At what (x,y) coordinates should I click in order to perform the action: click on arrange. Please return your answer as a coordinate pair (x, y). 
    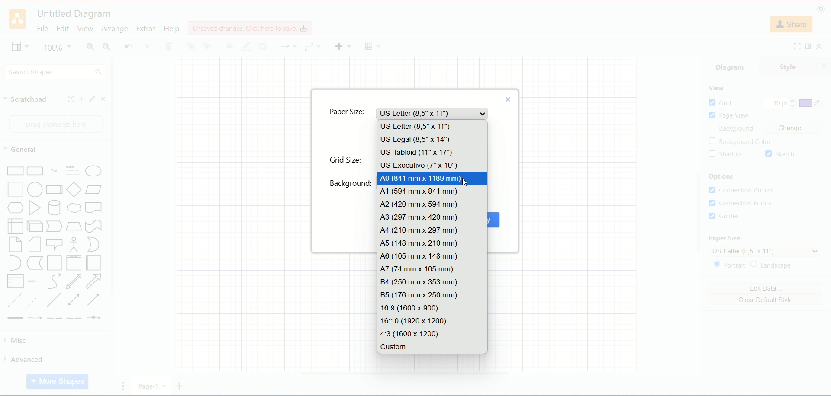
    Looking at the image, I should click on (114, 29).